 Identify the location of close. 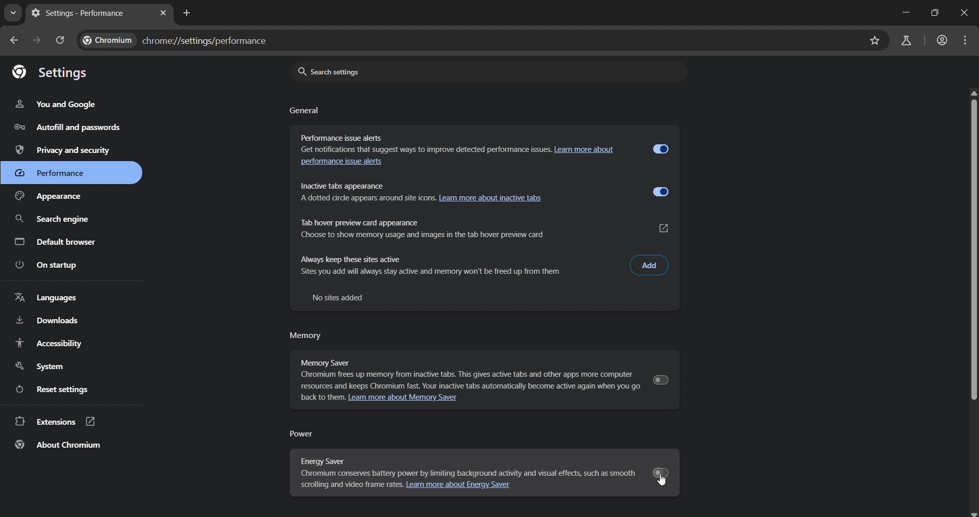
(966, 13).